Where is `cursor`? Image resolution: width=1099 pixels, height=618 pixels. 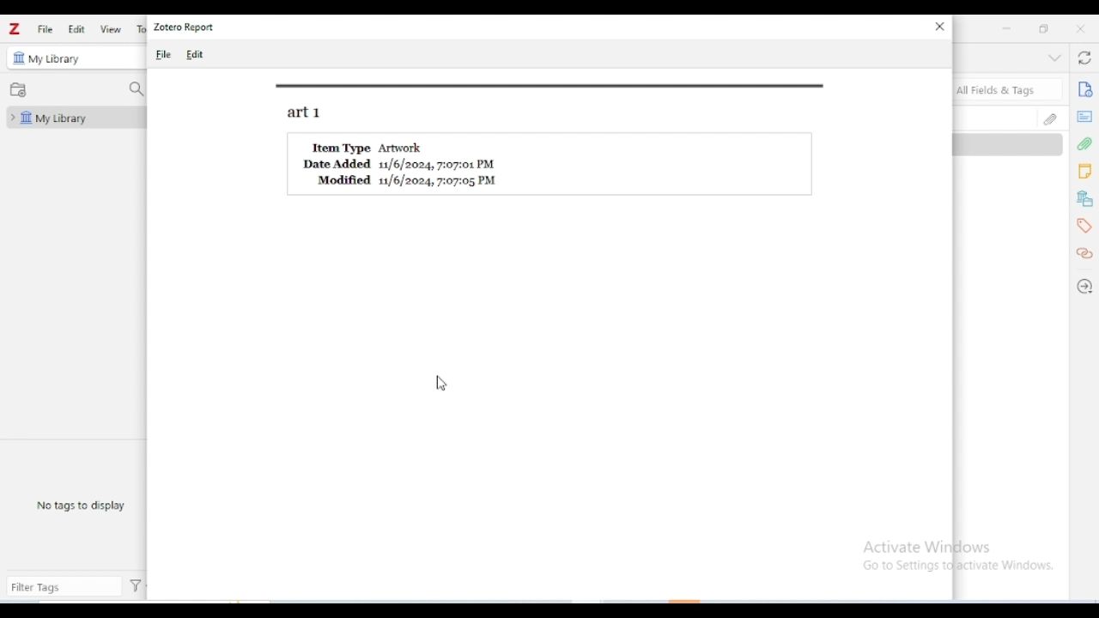 cursor is located at coordinates (443, 384).